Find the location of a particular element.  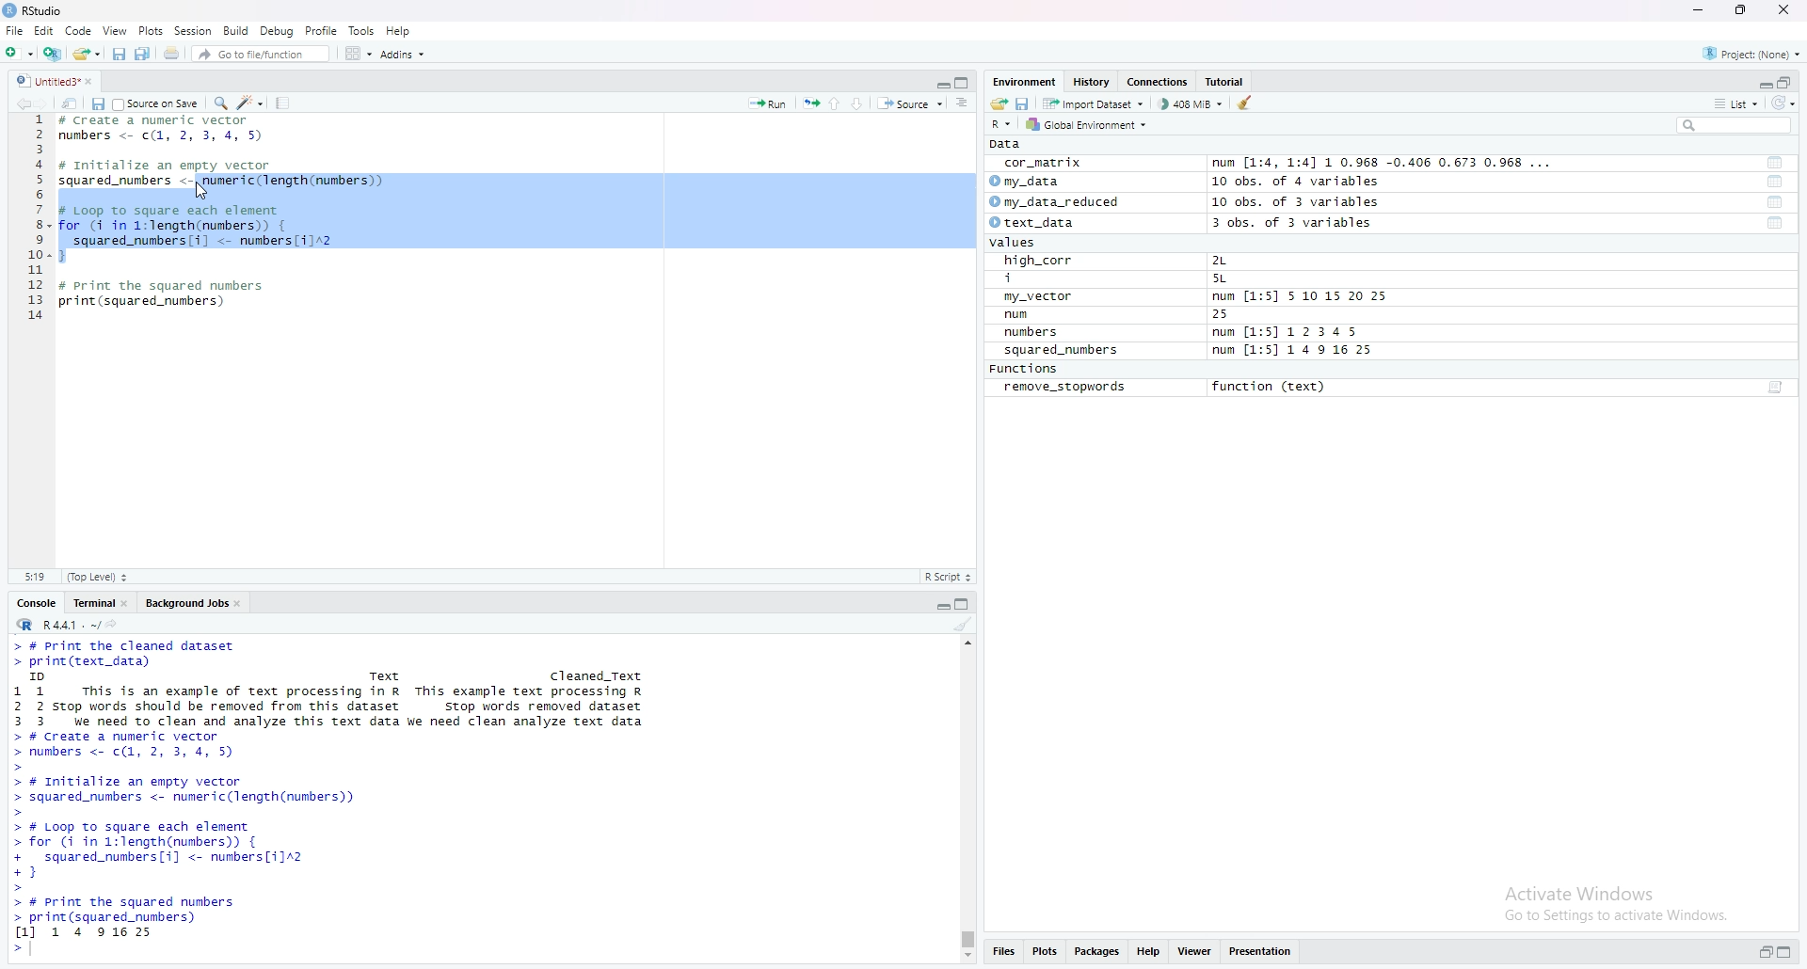

408 MiB is located at coordinates (1190, 103).